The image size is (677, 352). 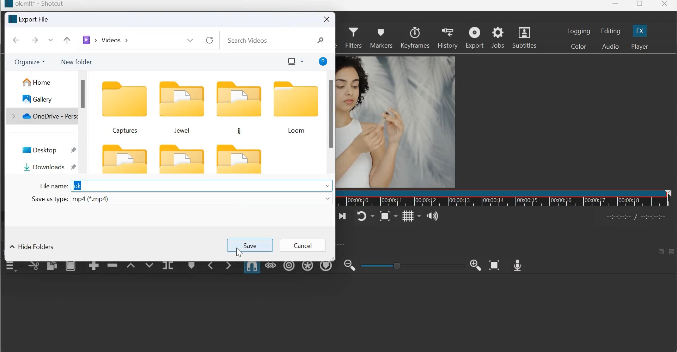 I want to click on forward, so click(x=34, y=40).